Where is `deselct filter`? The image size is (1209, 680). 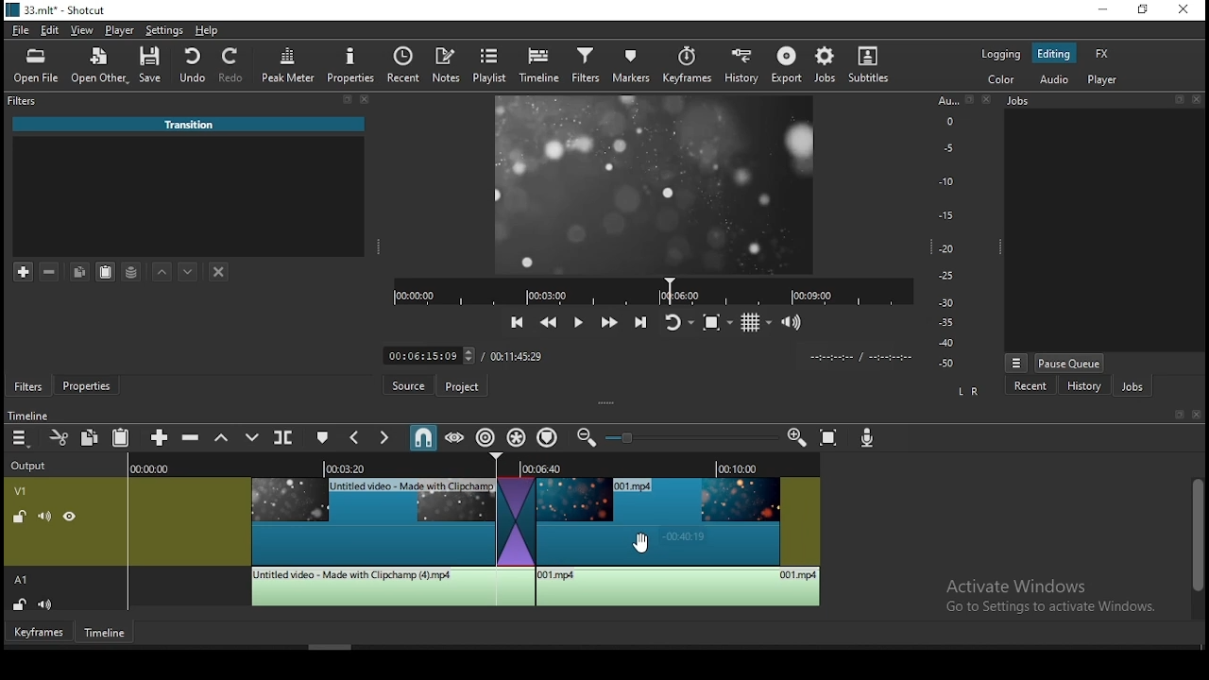
deselct filter is located at coordinates (219, 271).